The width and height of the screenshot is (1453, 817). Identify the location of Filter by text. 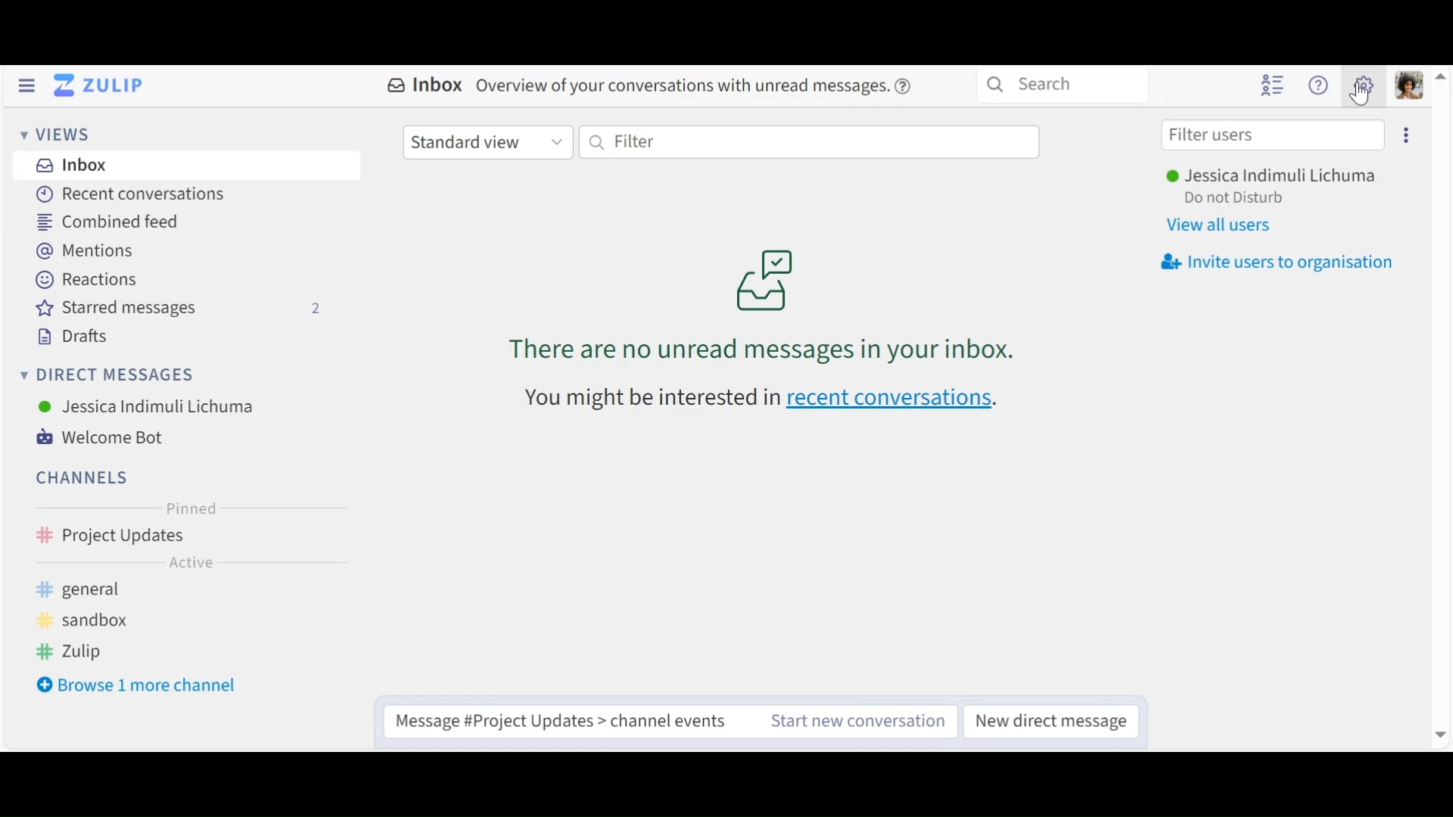
(807, 142).